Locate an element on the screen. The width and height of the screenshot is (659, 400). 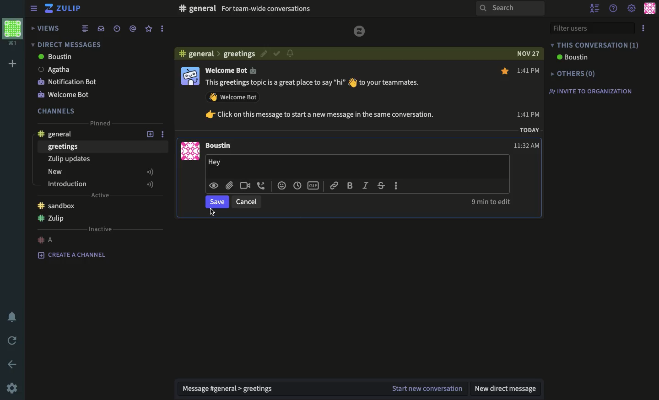
9 min to edit is located at coordinates (491, 202).